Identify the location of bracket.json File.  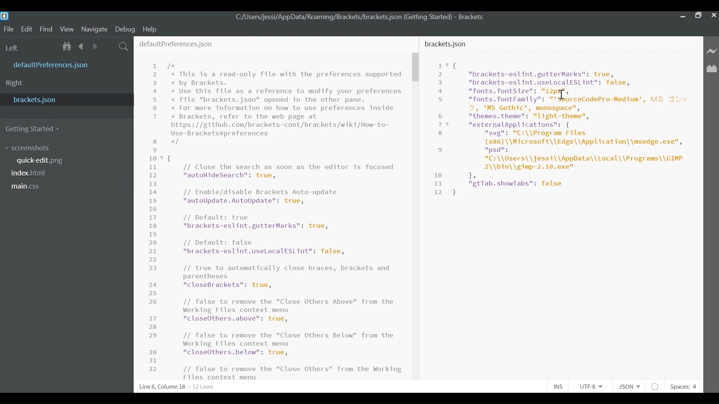
(65, 99).